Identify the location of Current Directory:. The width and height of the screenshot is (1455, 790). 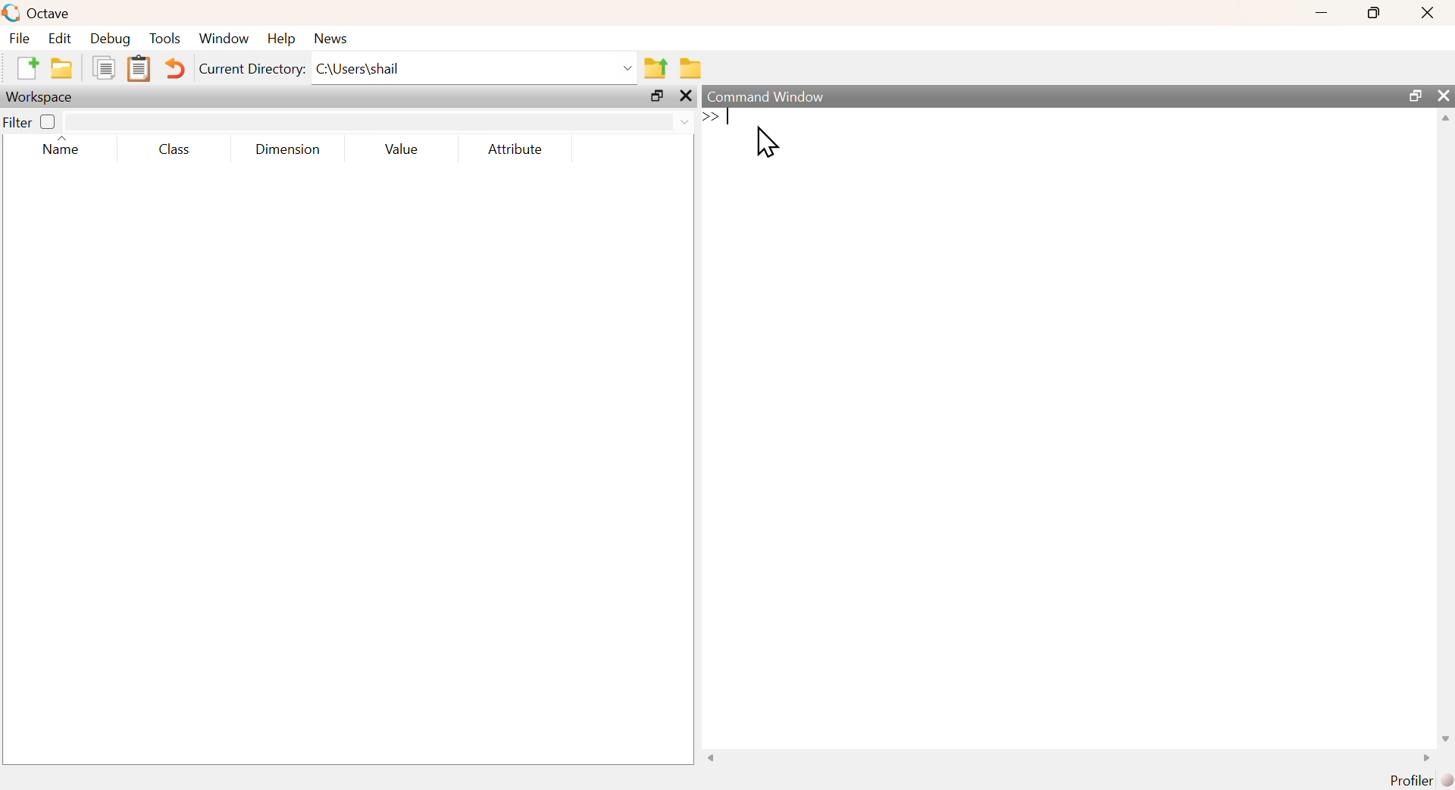
(252, 68).